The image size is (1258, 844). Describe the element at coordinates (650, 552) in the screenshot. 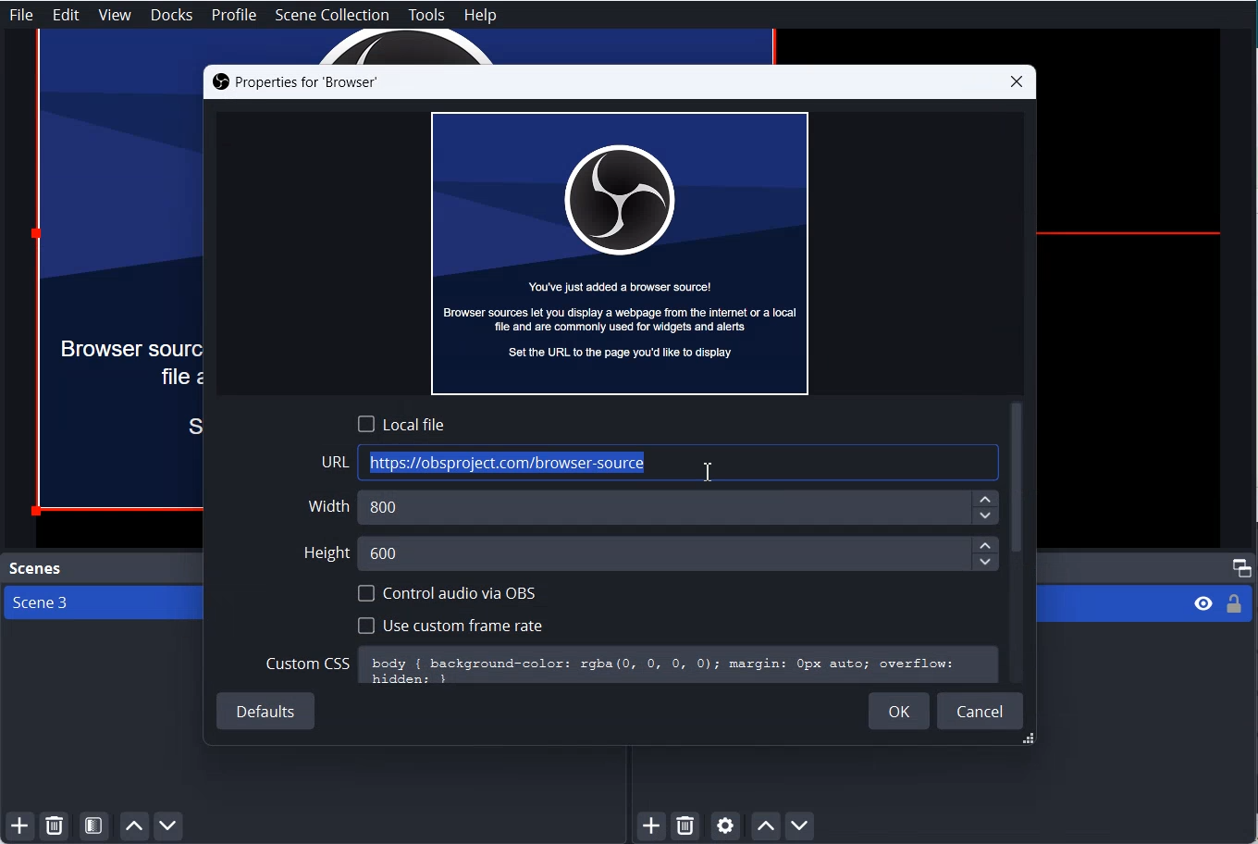

I see `Enter Height` at that location.